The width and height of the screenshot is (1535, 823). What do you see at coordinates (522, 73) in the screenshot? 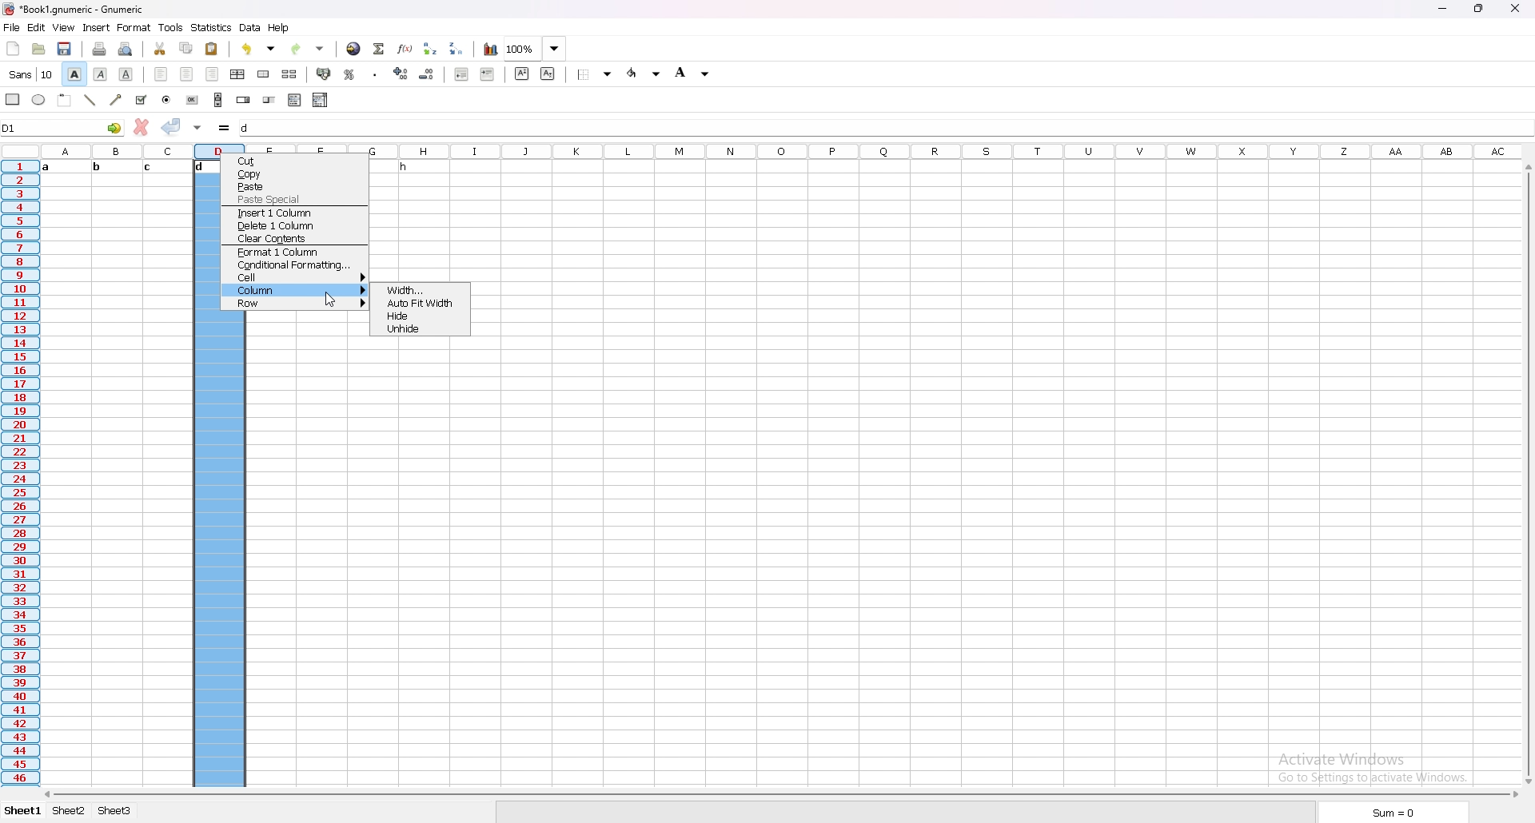
I see `superscript` at bounding box center [522, 73].